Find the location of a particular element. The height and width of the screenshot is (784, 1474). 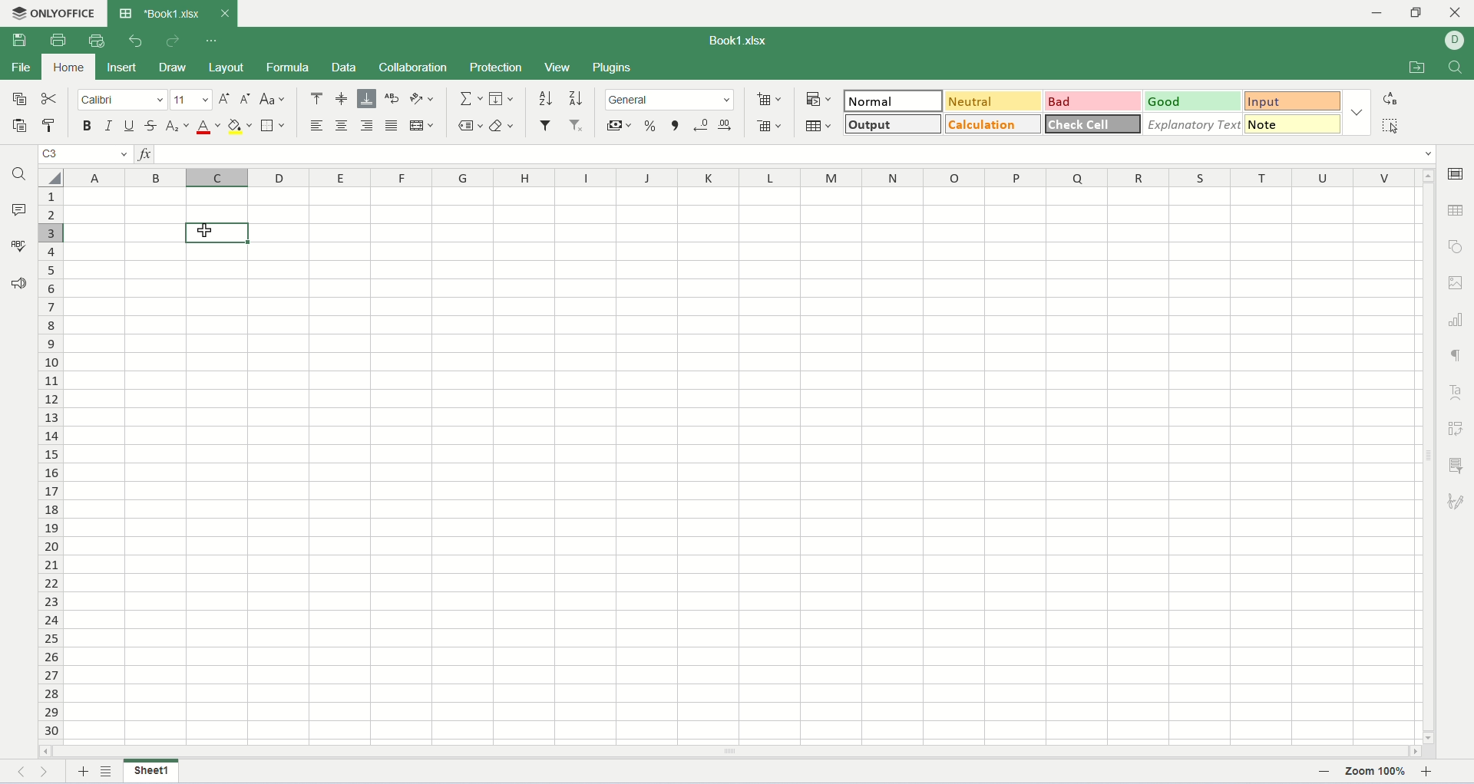

comments is located at coordinates (19, 208).